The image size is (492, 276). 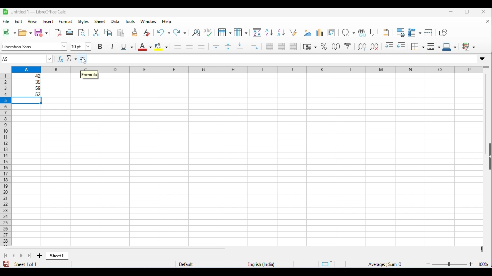 What do you see at coordinates (81, 46) in the screenshot?
I see `font size` at bounding box center [81, 46].